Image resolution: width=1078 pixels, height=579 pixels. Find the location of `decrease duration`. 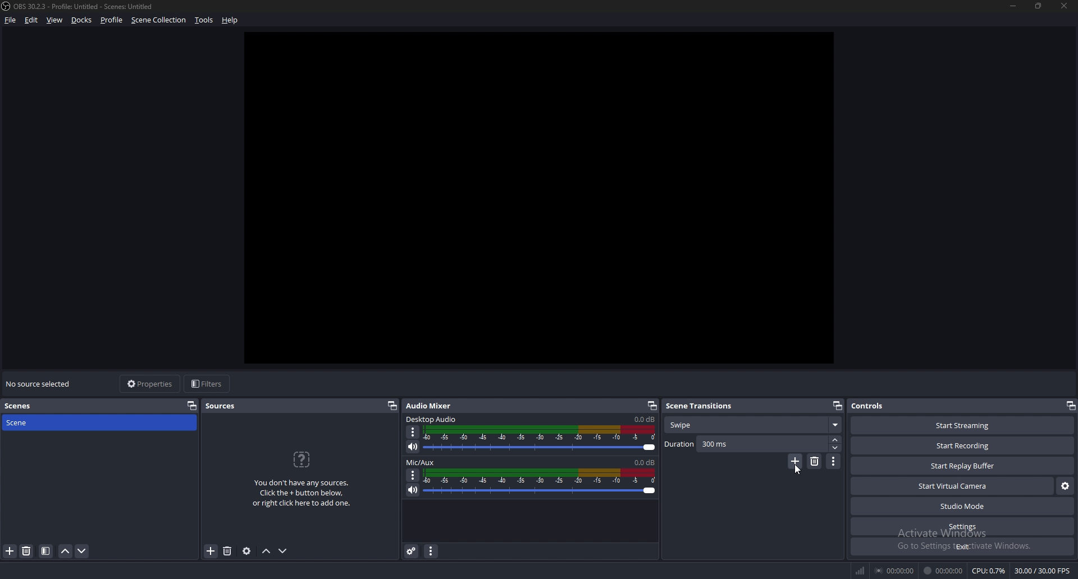

decrease duration is located at coordinates (836, 448).